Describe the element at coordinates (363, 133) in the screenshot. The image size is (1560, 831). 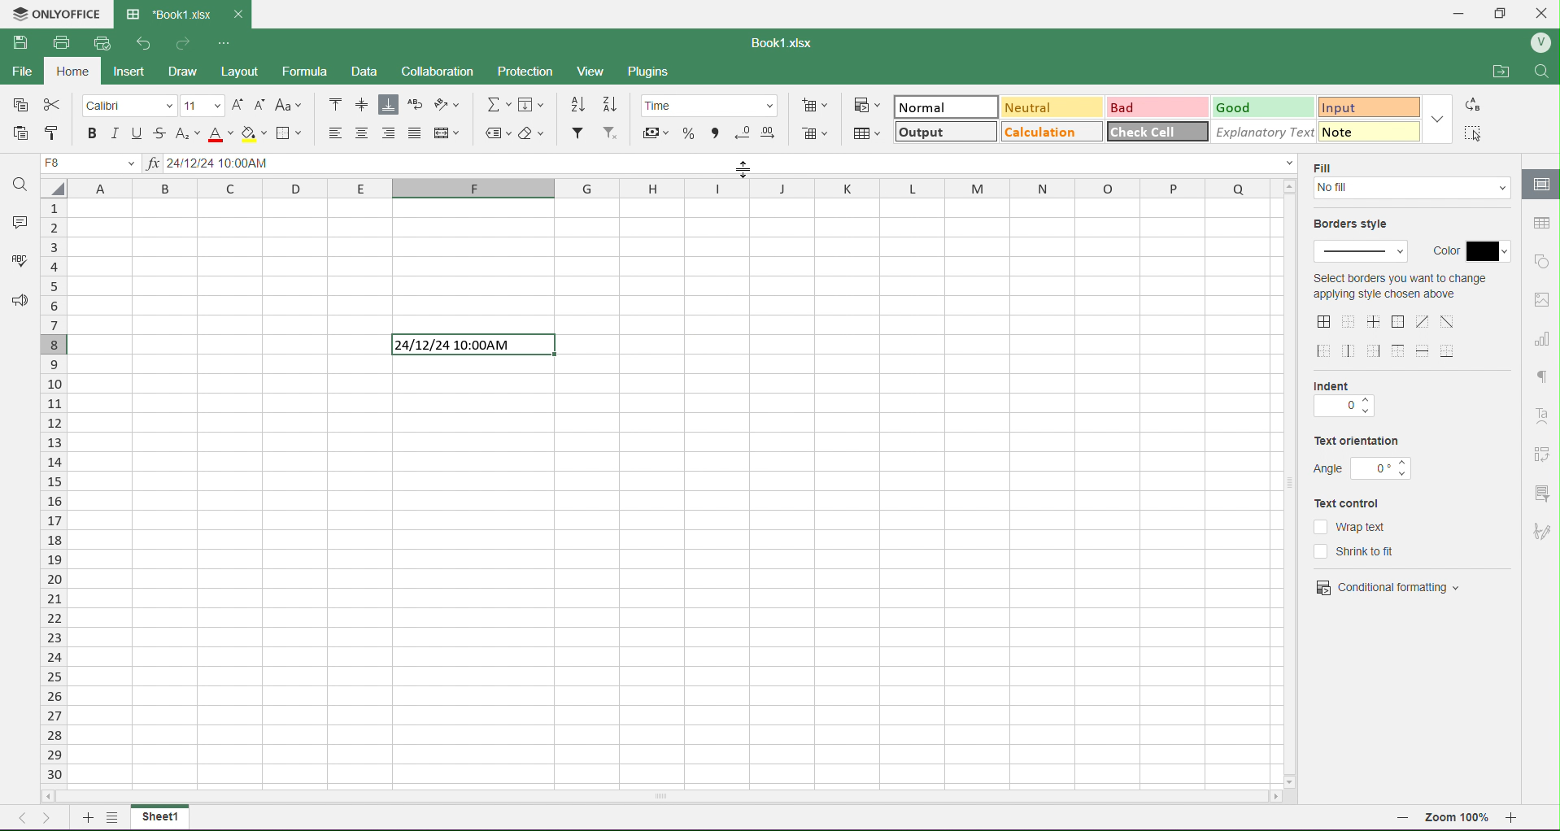
I see `Center` at that location.